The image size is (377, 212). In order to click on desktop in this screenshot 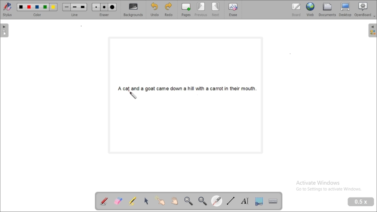, I will do `click(345, 9)`.